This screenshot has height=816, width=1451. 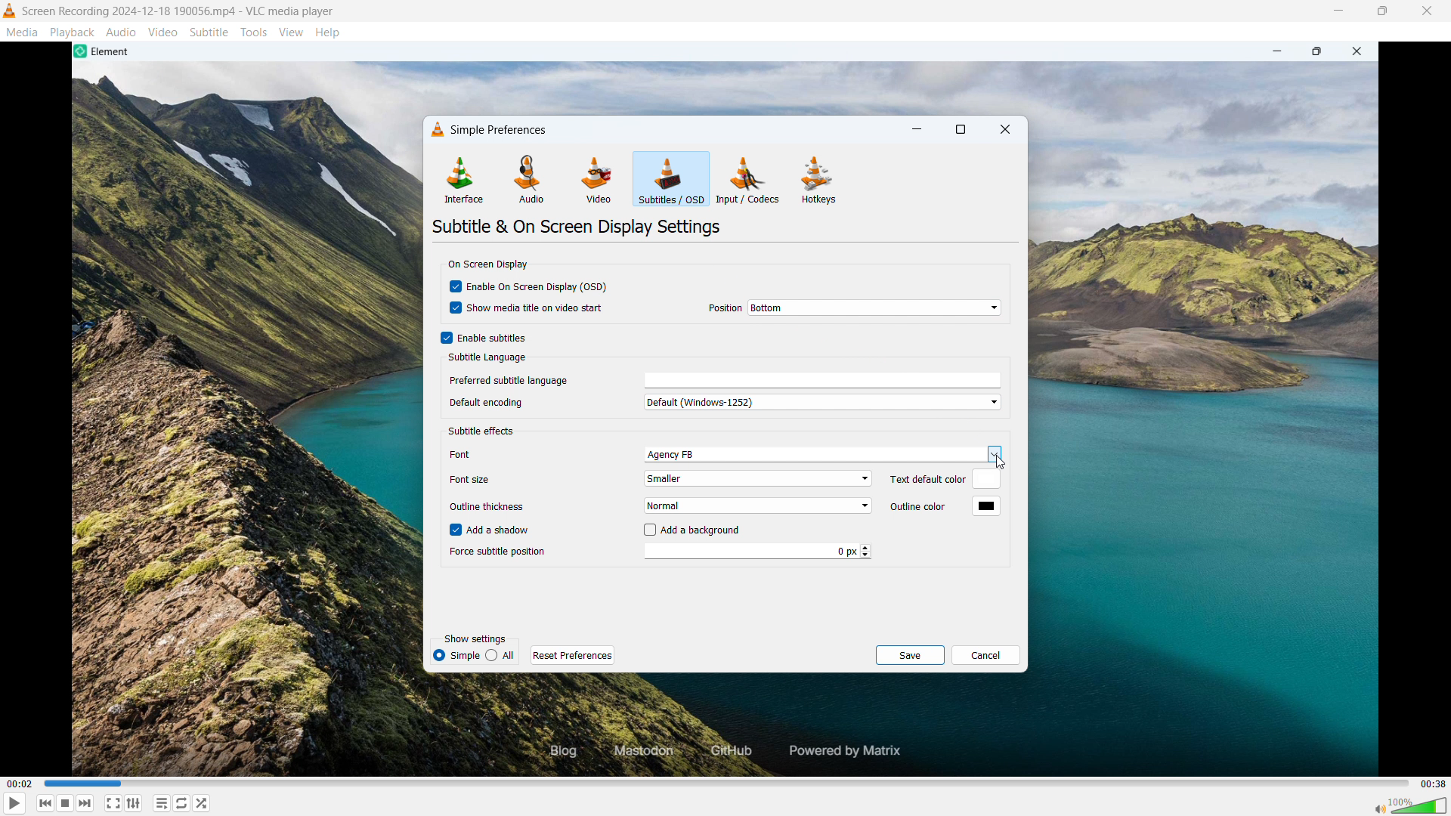 I want to click on Font size, so click(x=476, y=480).